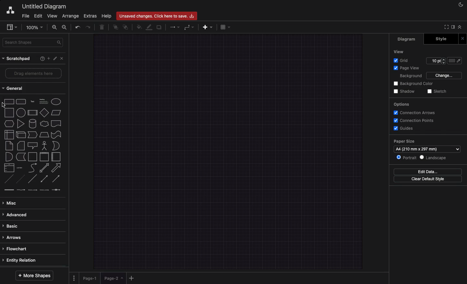 The image size is (467, 284). Describe the element at coordinates (57, 113) in the screenshot. I see `parallelogram` at that location.